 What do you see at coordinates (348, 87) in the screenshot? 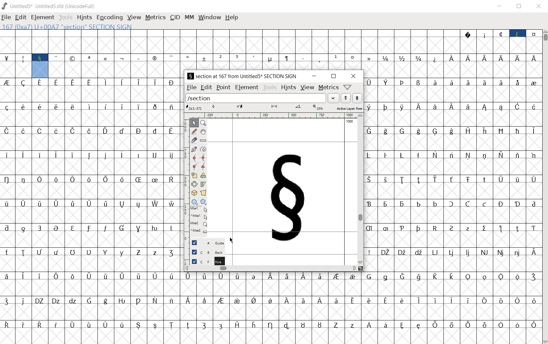
I see `Help/Window` at bounding box center [348, 87].